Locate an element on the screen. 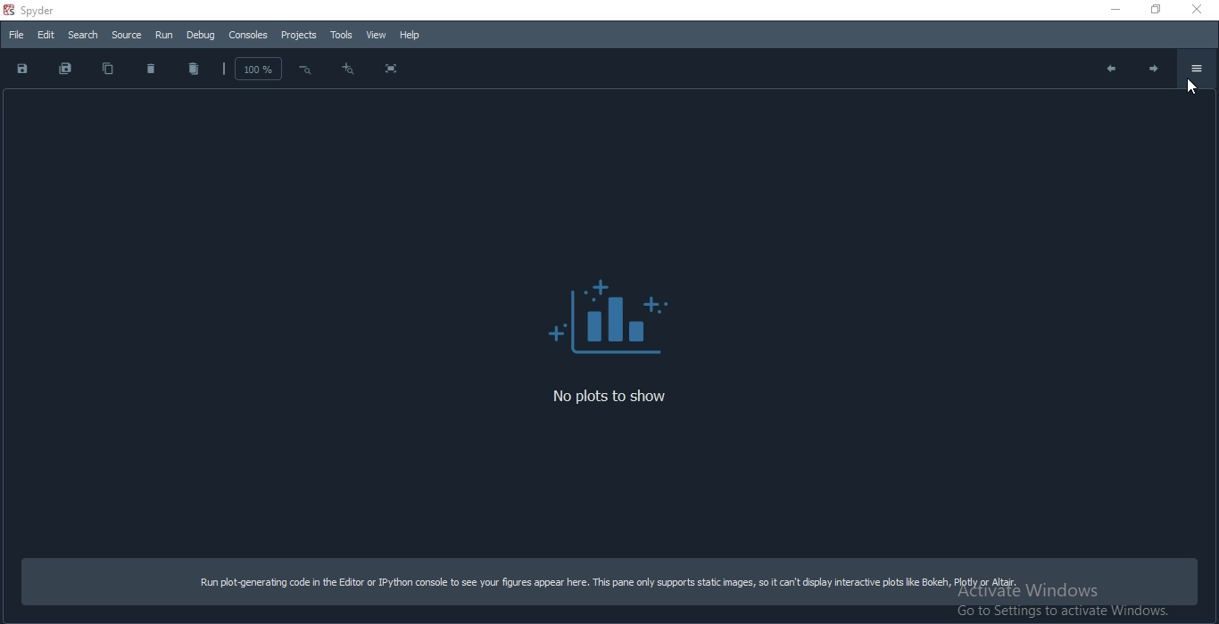 This screenshot has width=1219, height=624. minimise is located at coordinates (1107, 8).